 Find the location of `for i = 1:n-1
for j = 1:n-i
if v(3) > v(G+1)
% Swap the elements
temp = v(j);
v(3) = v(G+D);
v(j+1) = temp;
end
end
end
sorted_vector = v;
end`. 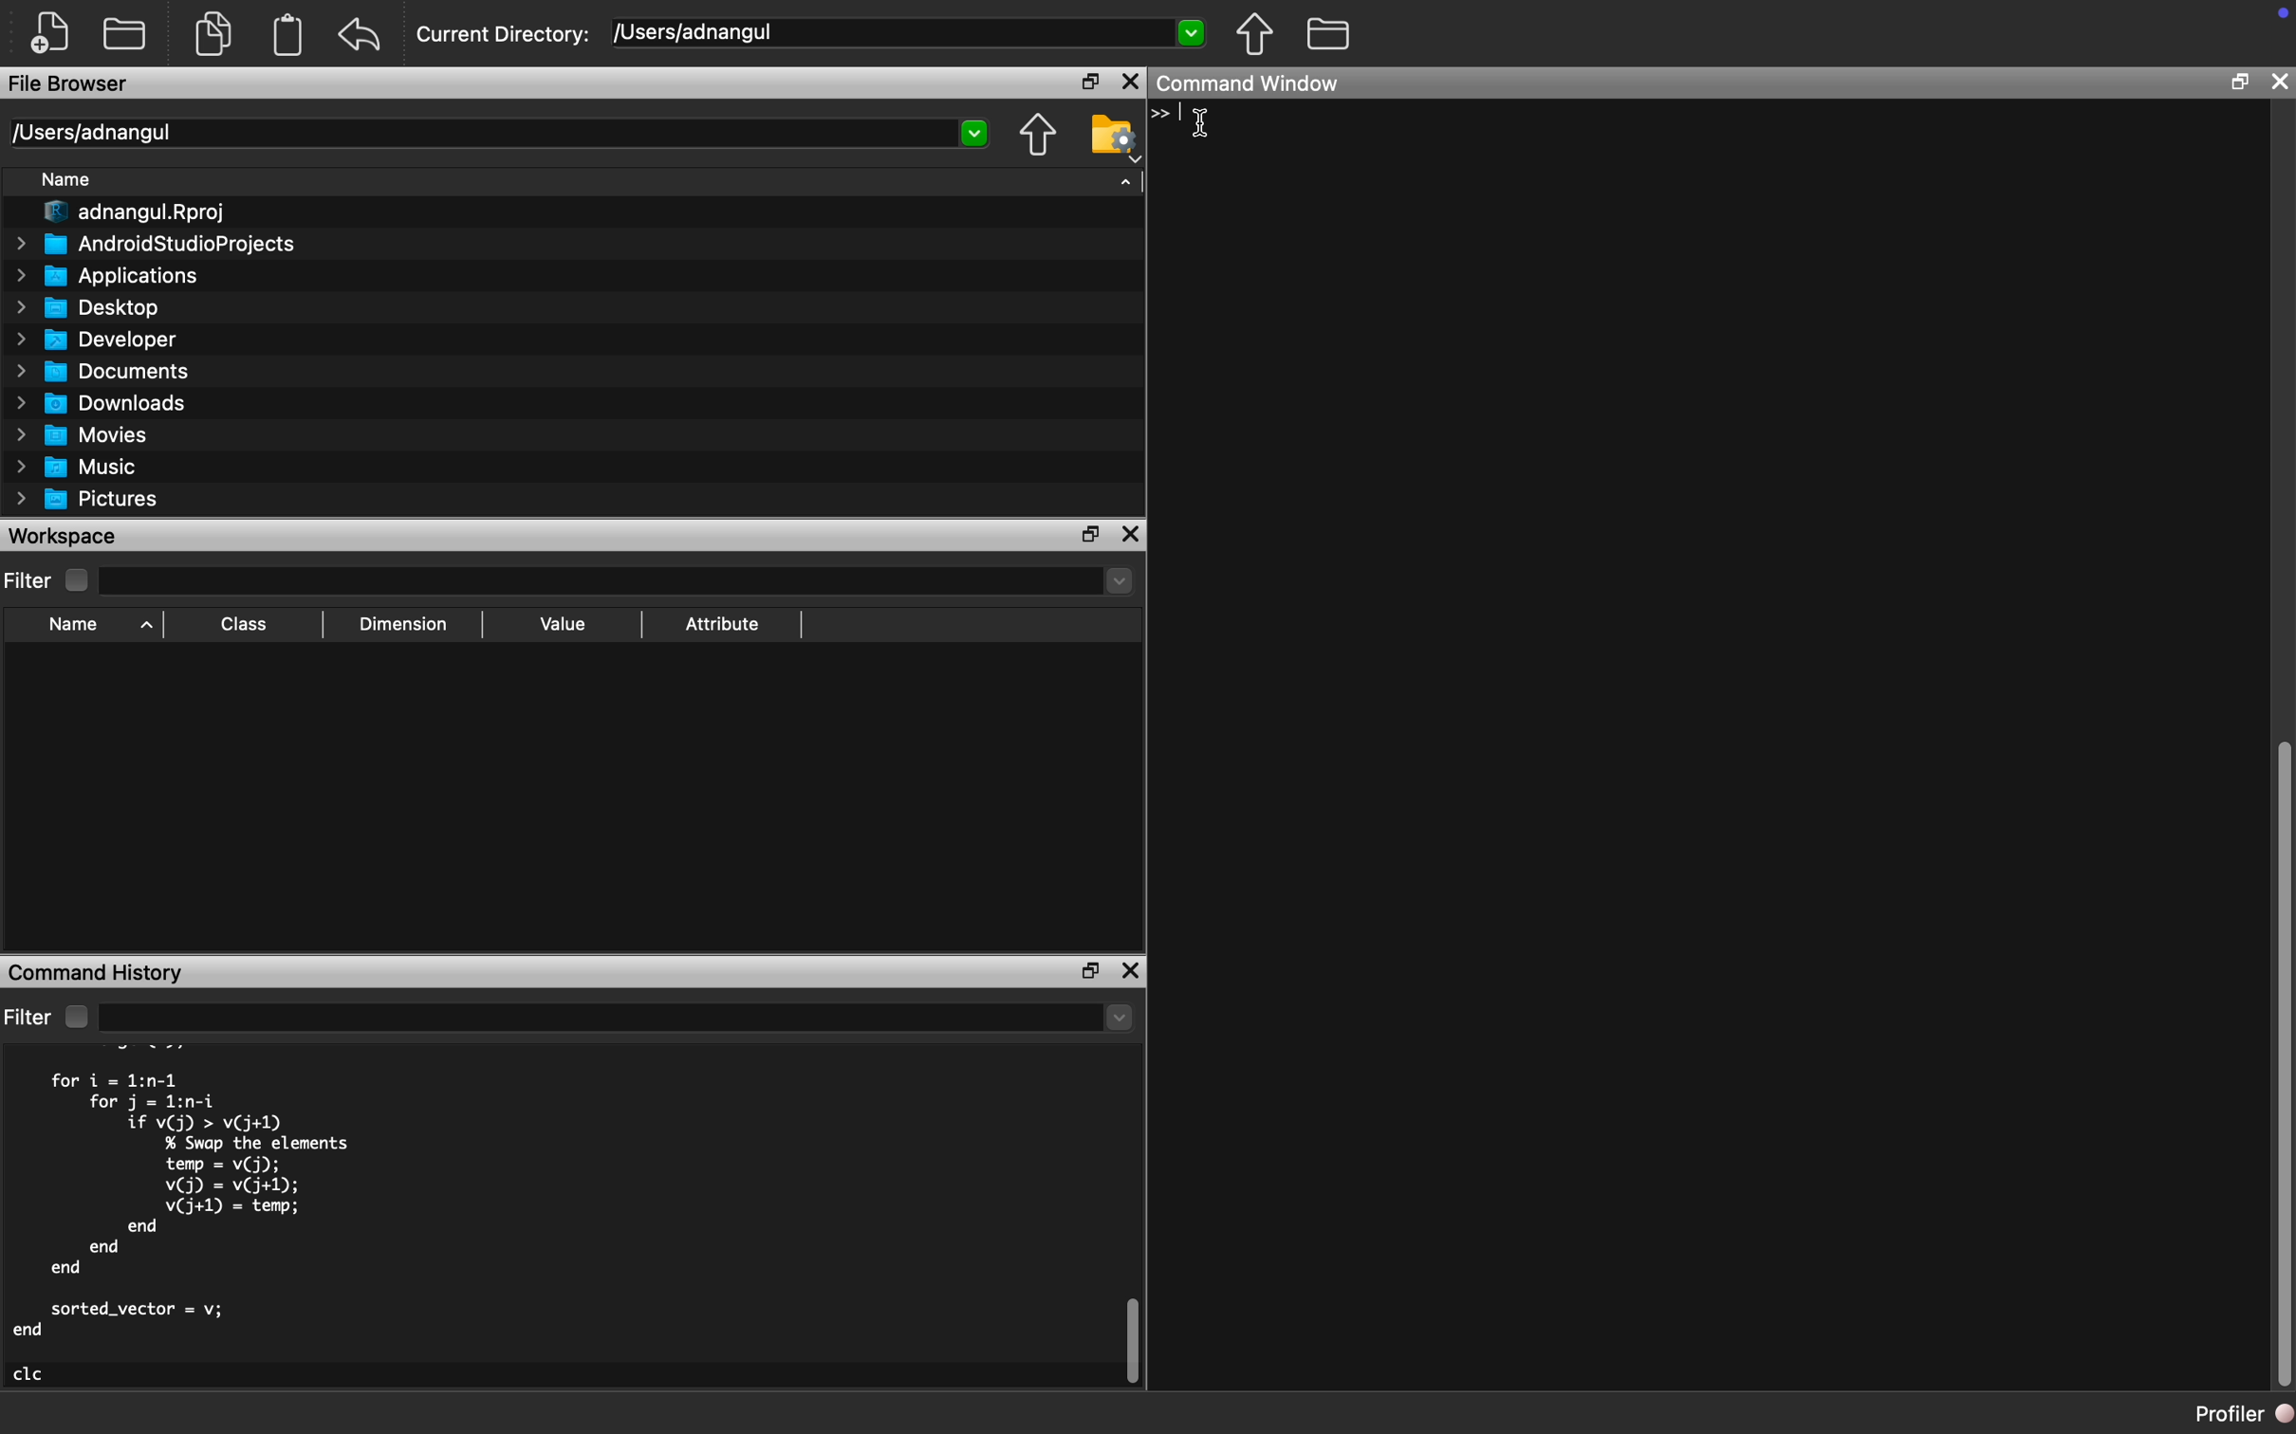

for i = 1:n-1
for j = 1:n-i
if v(3) > v(G+1)
% Swap the elements
temp = v(j);
v(3) = v(G+D);
v(j+1) = temp;
end
end
end
sorted_vector = v;
end is located at coordinates (183, 1204).